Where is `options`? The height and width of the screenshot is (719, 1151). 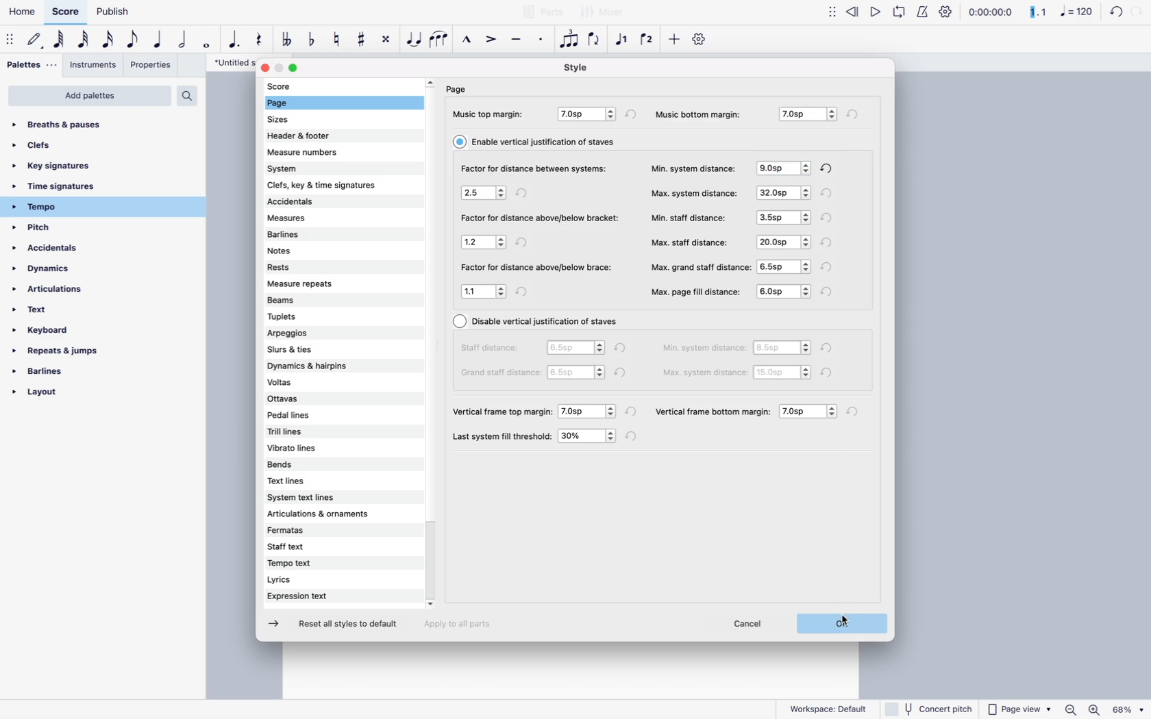 options is located at coordinates (589, 437).